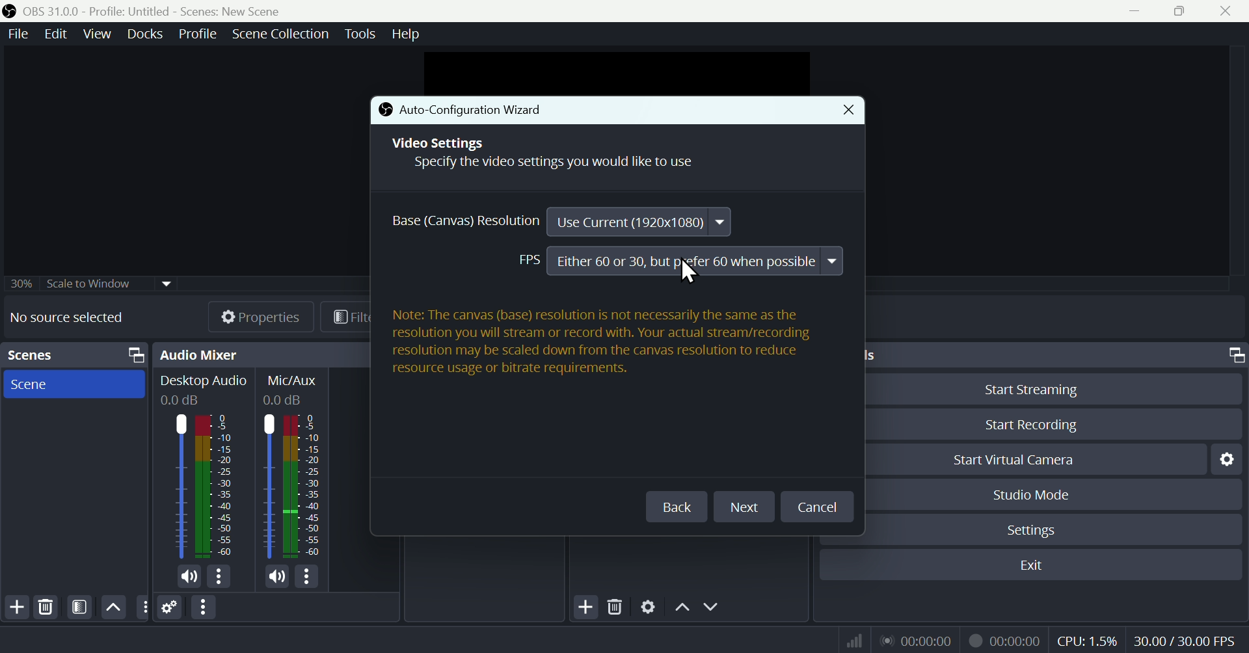 The height and width of the screenshot is (653, 1249). I want to click on Up, so click(681, 606).